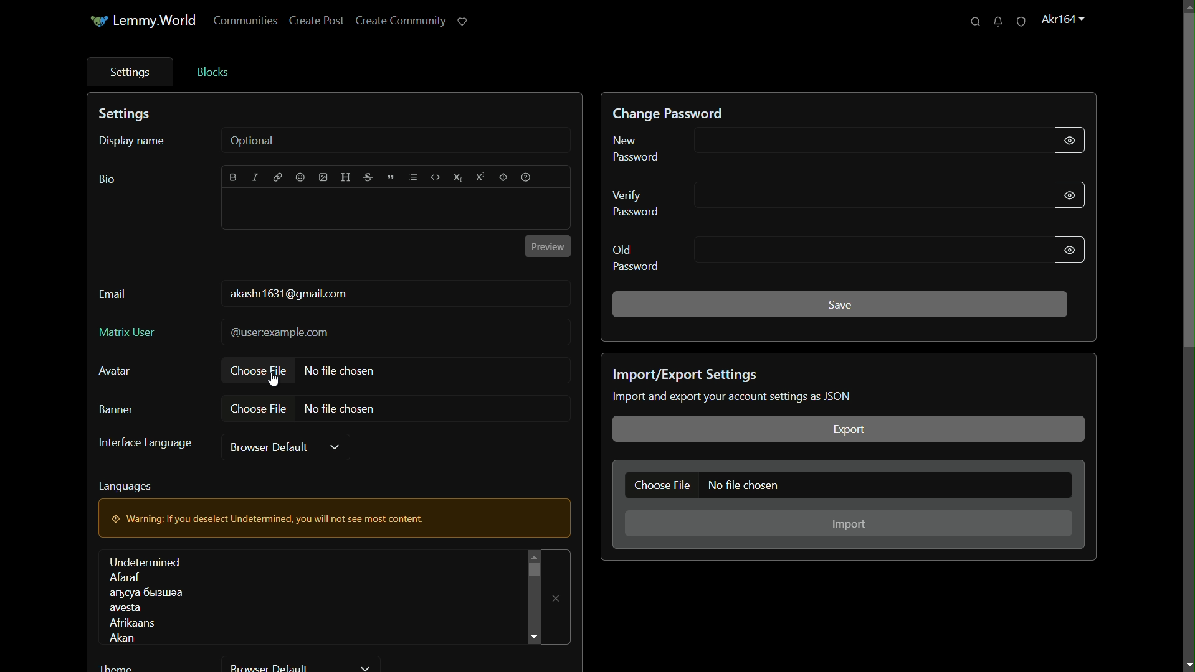 This screenshot has height=672, width=1195. What do you see at coordinates (412, 177) in the screenshot?
I see `list` at bounding box center [412, 177].